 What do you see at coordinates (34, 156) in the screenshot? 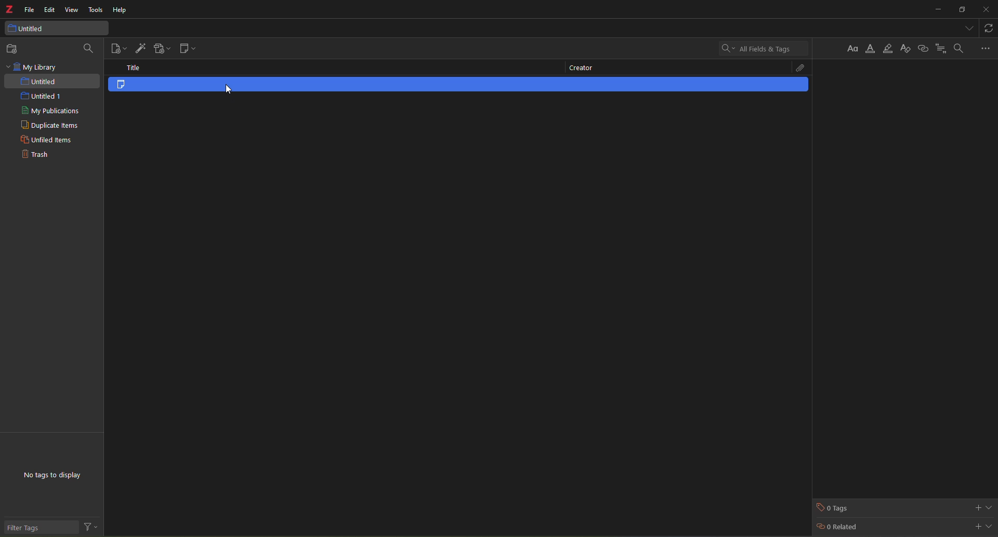
I see `trash` at bounding box center [34, 156].